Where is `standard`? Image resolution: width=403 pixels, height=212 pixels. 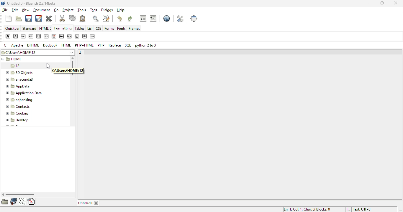
standard is located at coordinates (29, 29).